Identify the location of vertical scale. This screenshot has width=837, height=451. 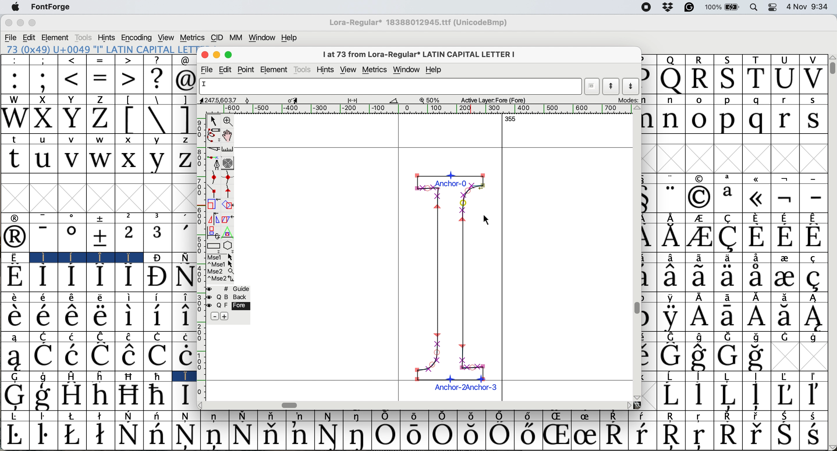
(201, 258).